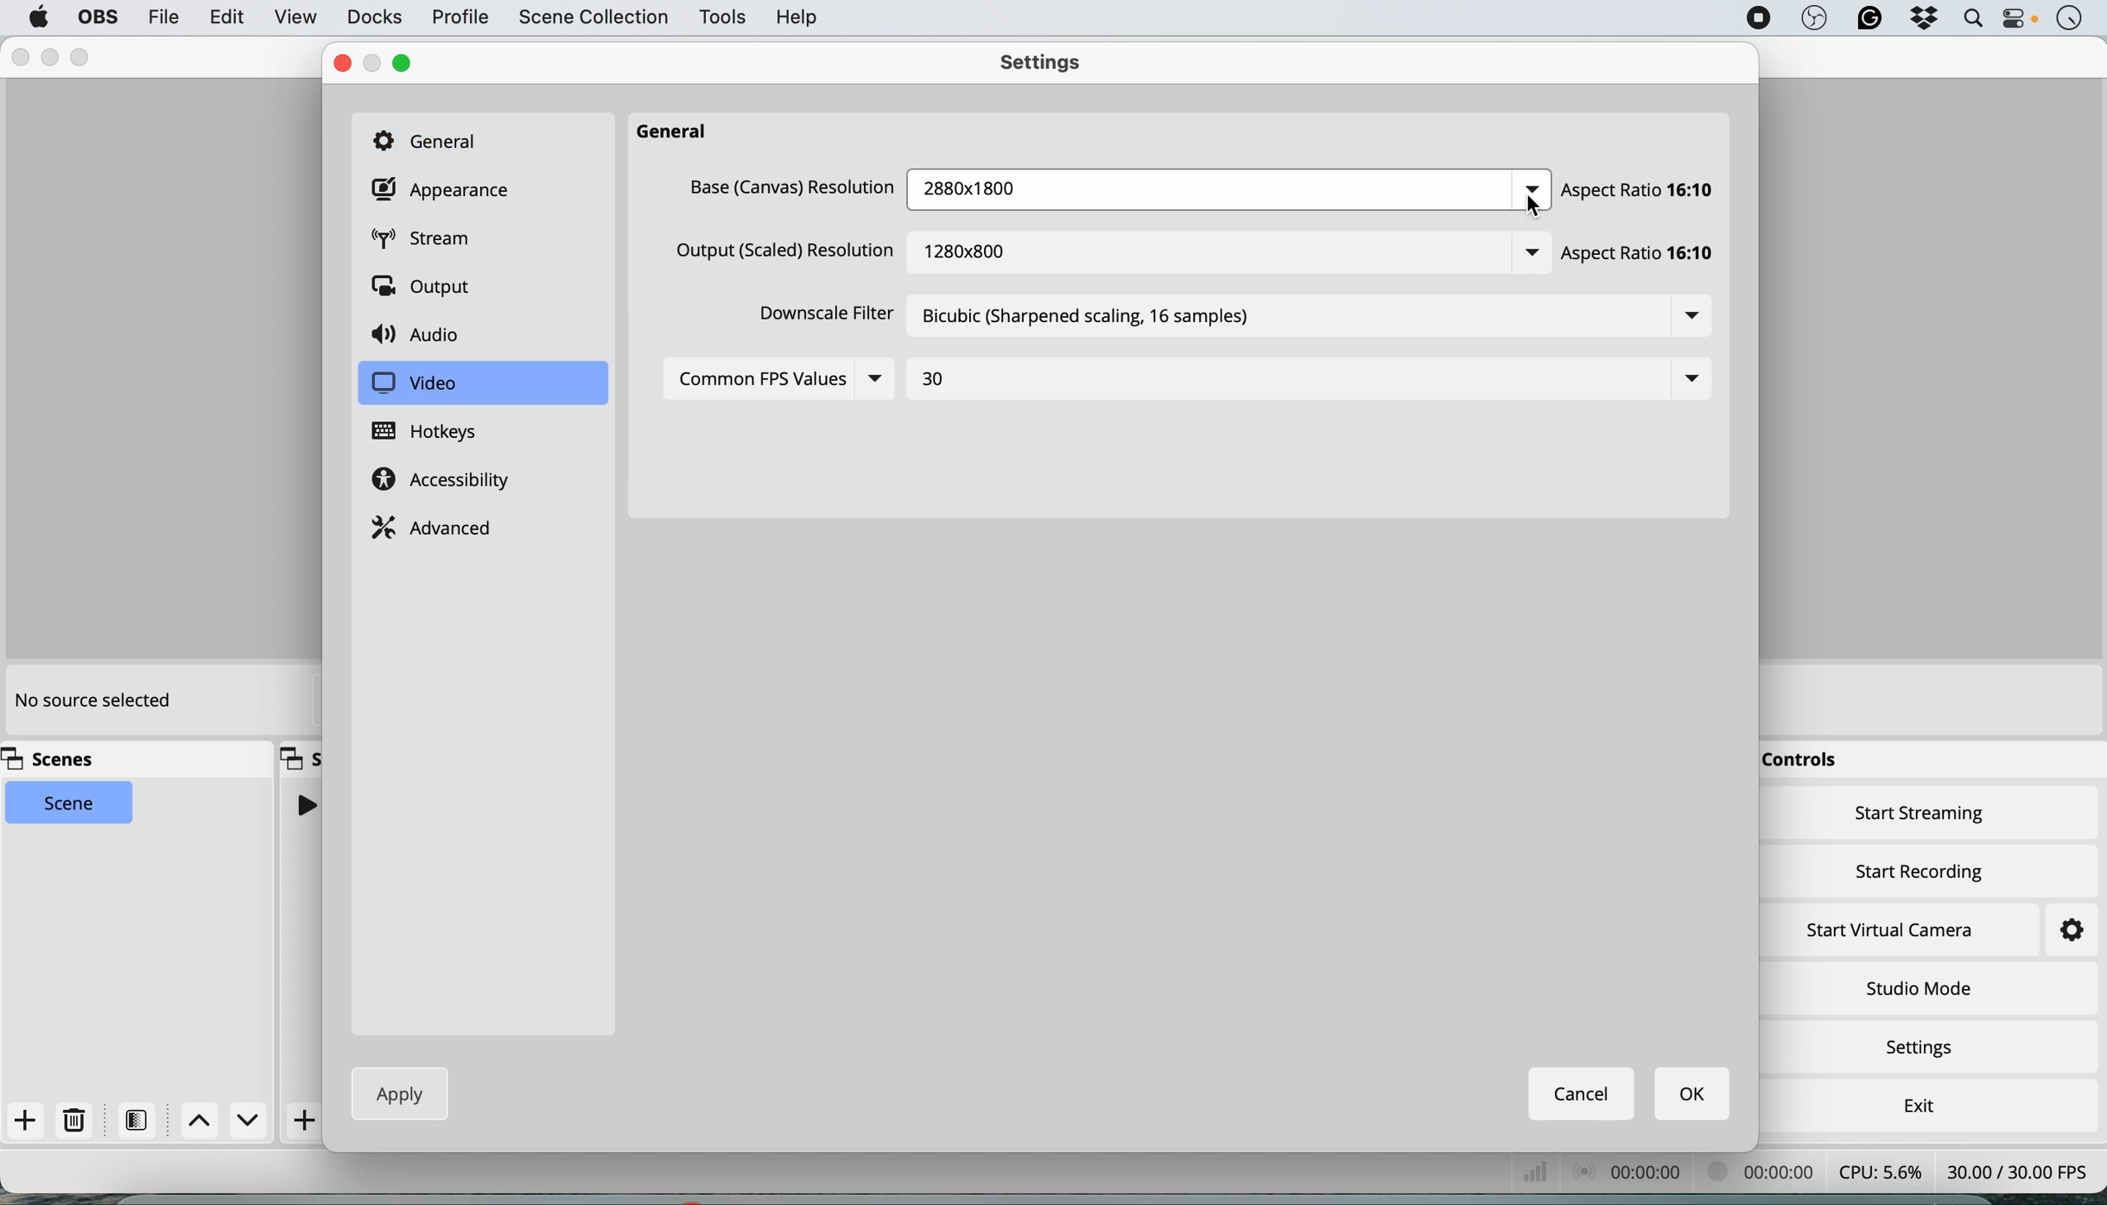  What do you see at coordinates (1652, 1175) in the screenshot?
I see `video recording timestamp` at bounding box center [1652, 1175].